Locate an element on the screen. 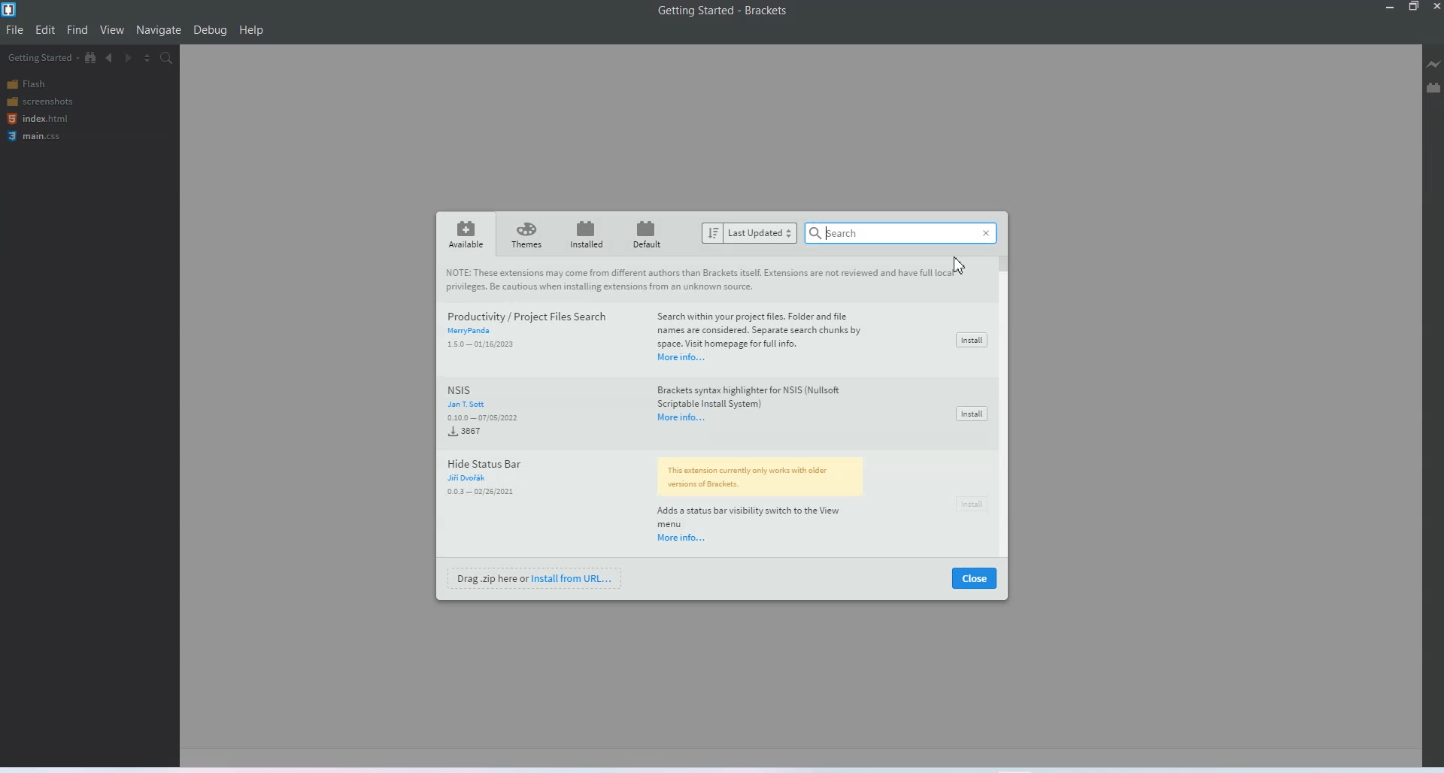 This screenshot has width=1444, height=773. Download kbs is located at coordinates (484, 427).